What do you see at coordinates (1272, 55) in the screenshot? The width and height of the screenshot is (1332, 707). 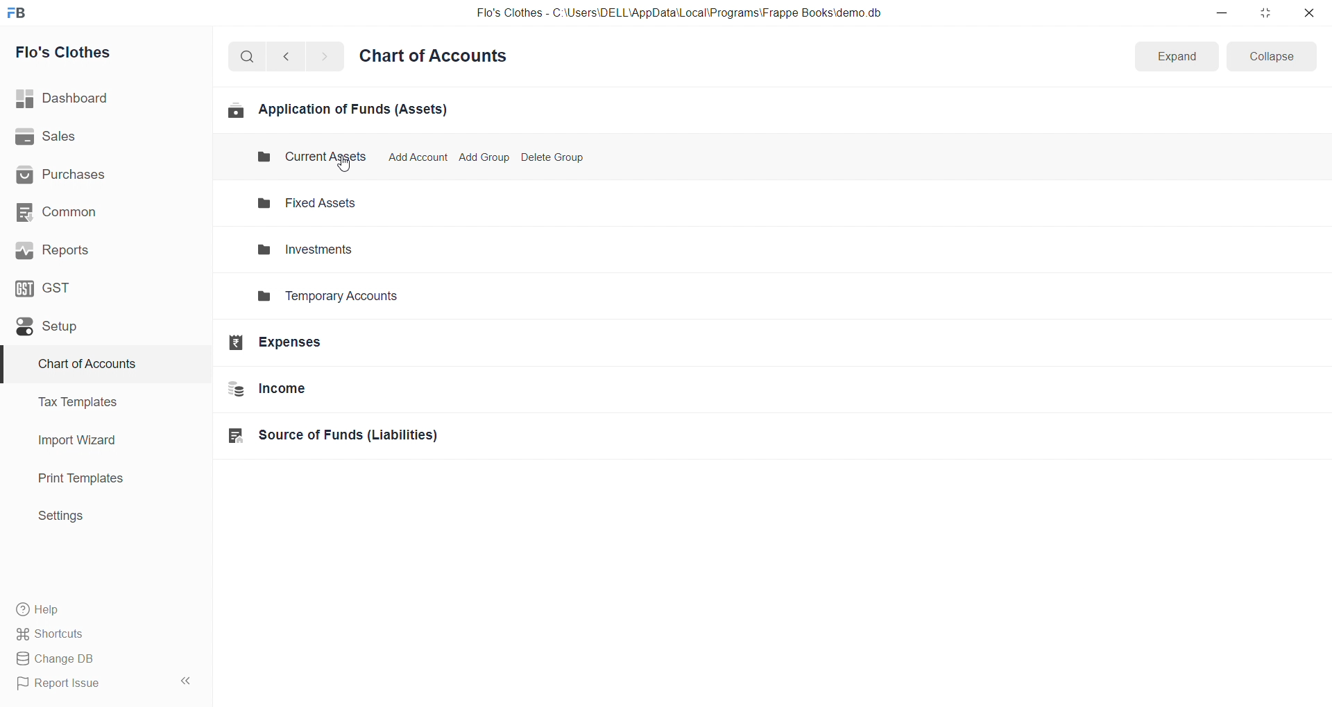 I see `Collapse` at bounding box center [1272, 55].